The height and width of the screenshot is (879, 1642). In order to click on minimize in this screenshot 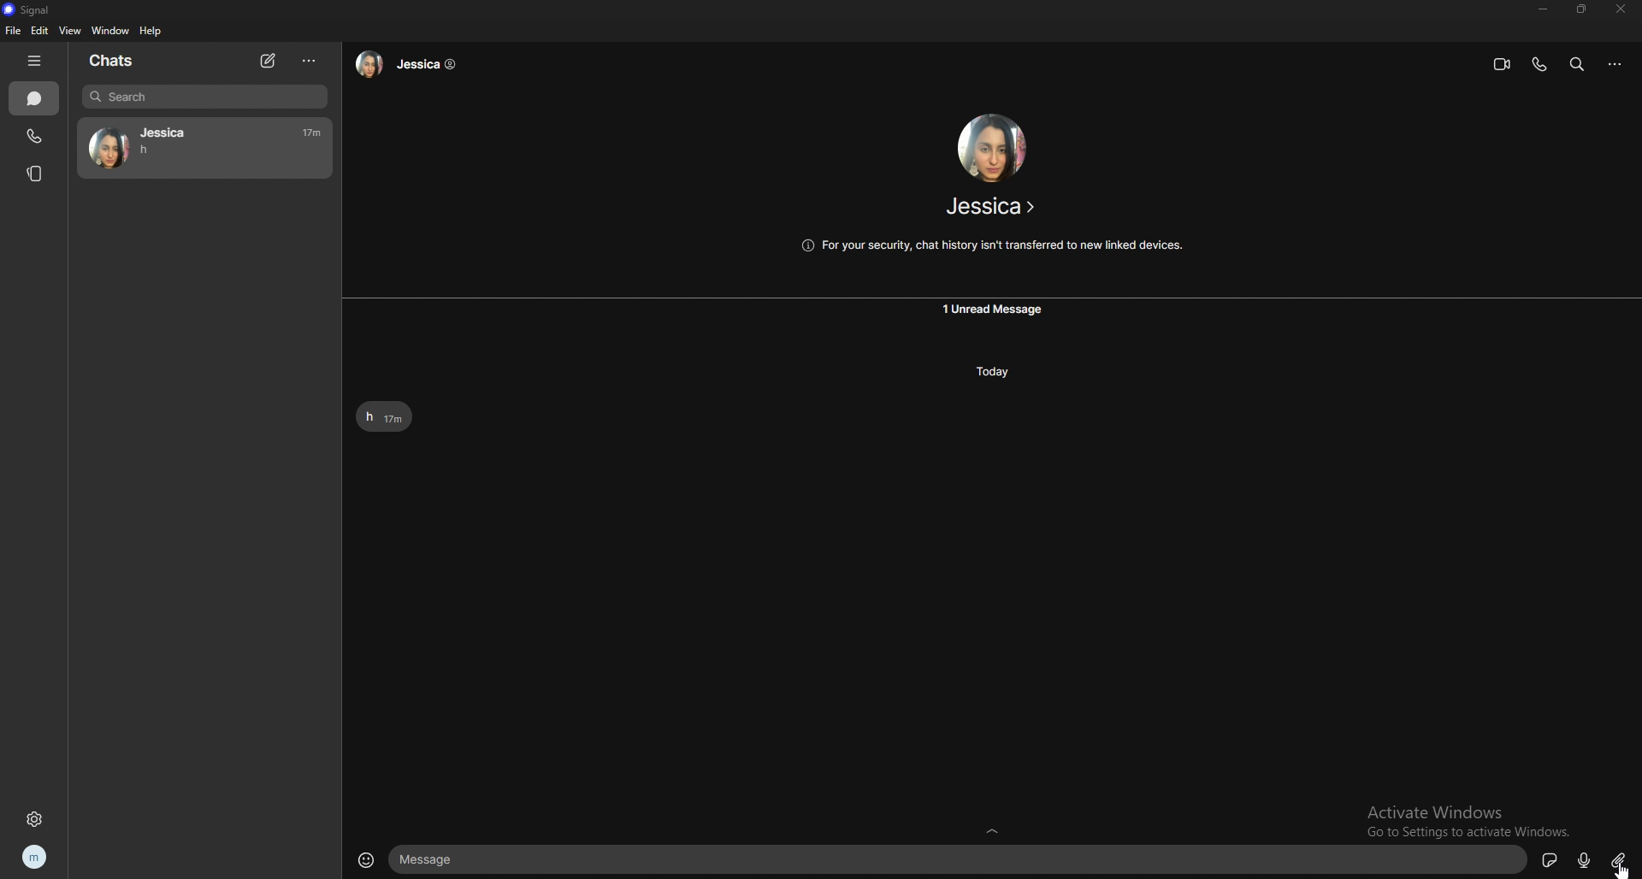, I will do `click(1542, 9)`.